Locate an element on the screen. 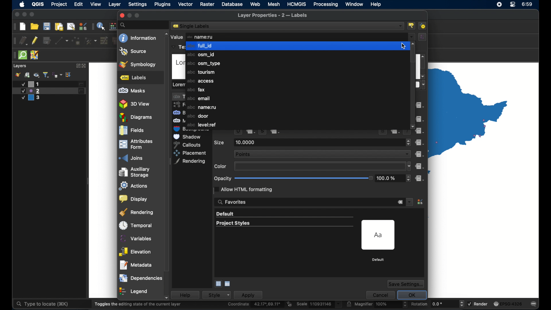 This screenshot has width=551, height=310. maximize is located at coordinates (137, 15).